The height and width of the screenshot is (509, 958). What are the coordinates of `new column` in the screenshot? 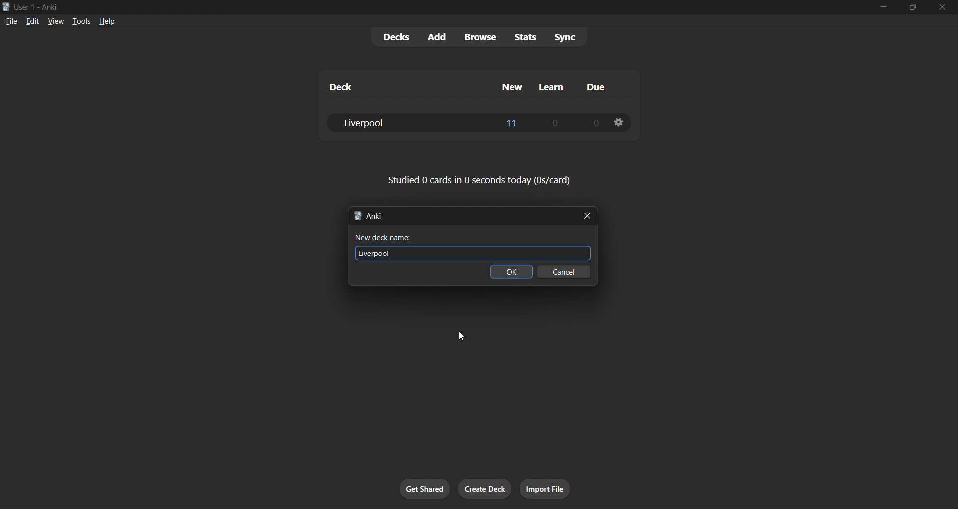 It's located at (512, 85).